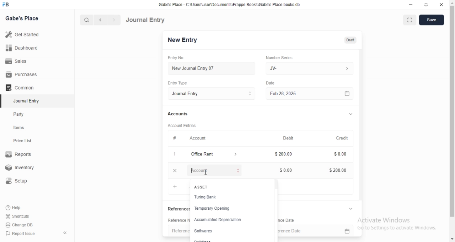 This screenshot has height=242, width=455. Describe the element at coordinates (353, 113) in the screenshot. I see `v` at that location.